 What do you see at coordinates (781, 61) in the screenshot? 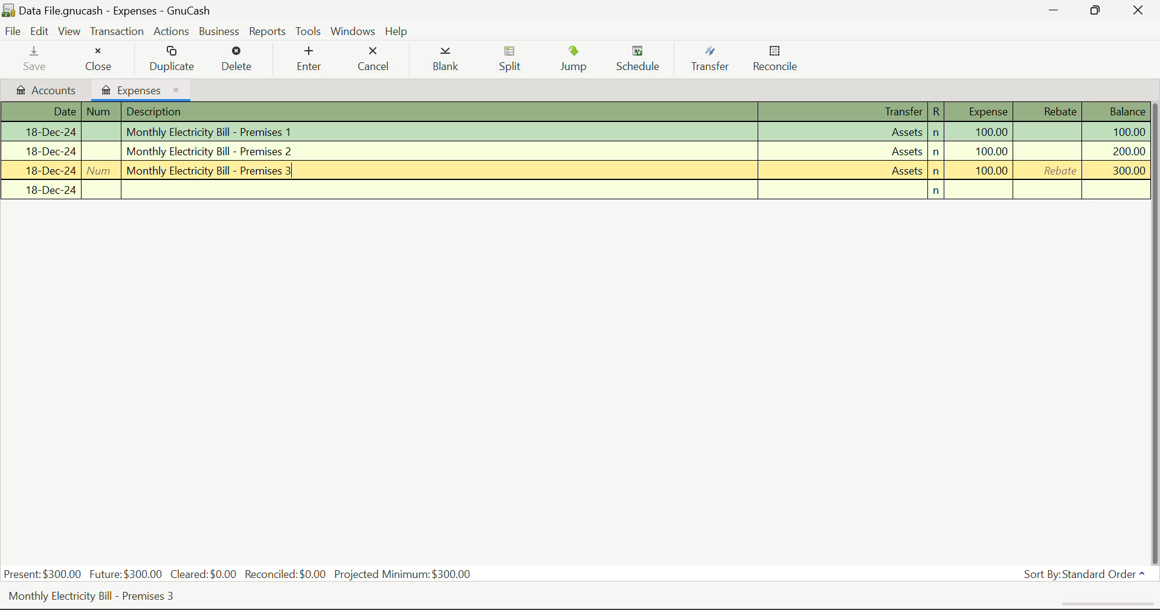
I see `Reconcile` at bounding box center [781, 61].